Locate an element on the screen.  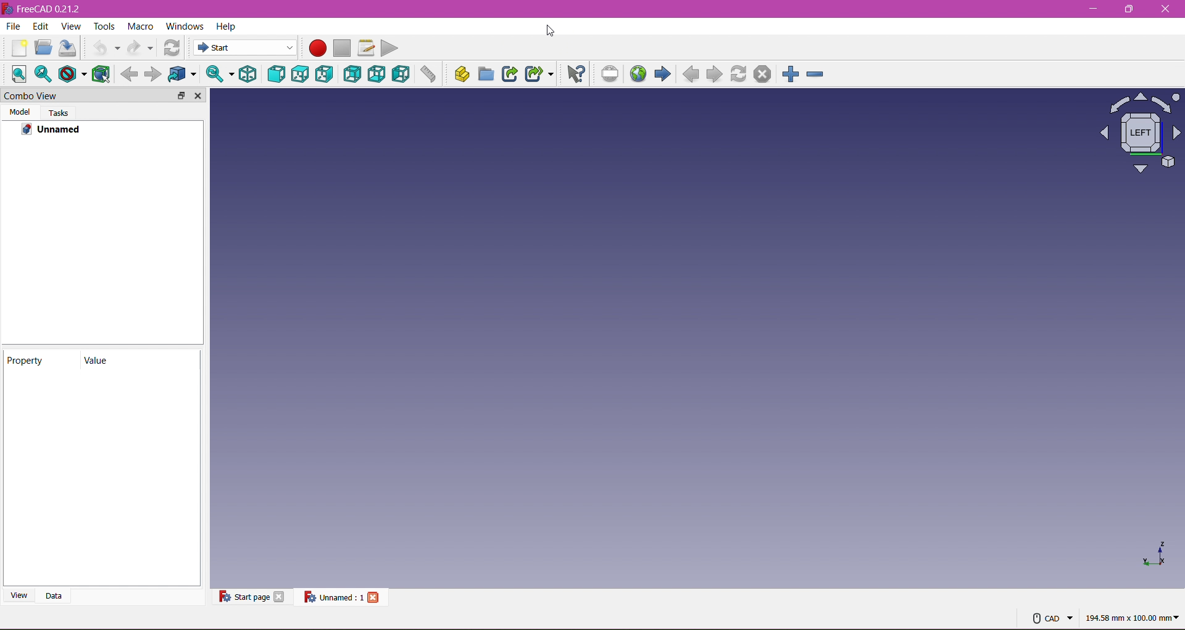
194.58 mm x 100.00 mi is located at coordinates (1132, 615).